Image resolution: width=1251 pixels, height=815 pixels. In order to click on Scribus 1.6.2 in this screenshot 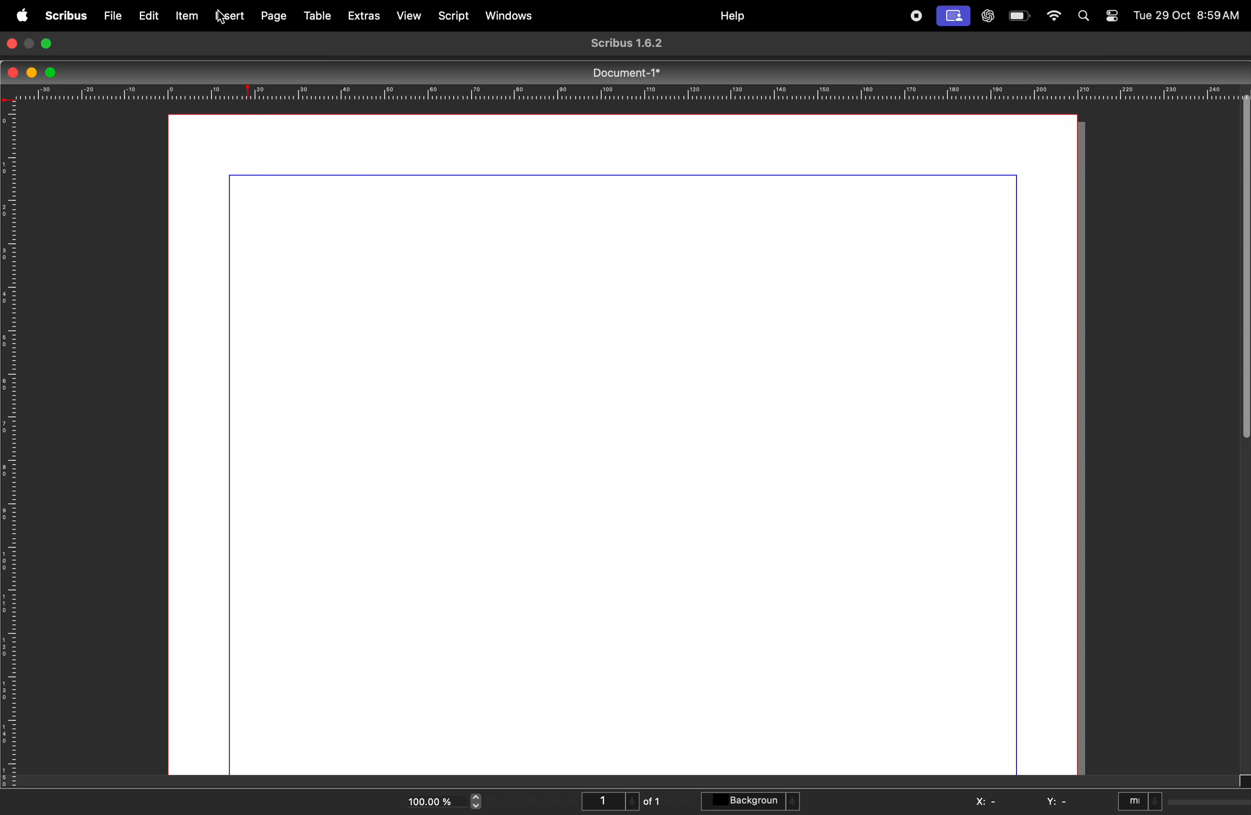, I will do `click(632, 44)`.